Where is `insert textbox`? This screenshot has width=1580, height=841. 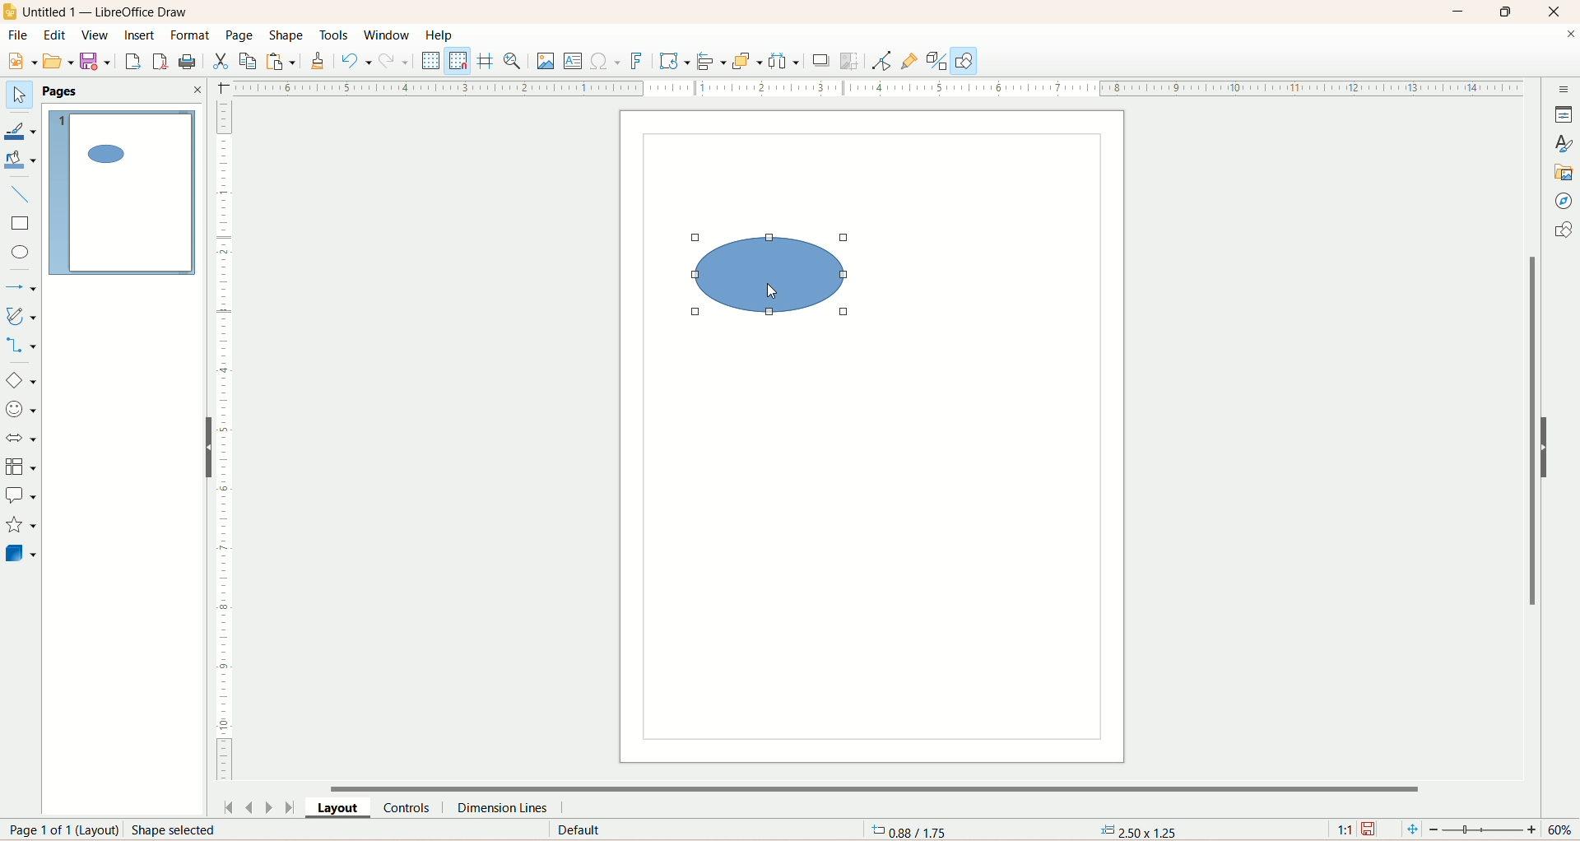 insert textbox is located at coordinates (571, 61).